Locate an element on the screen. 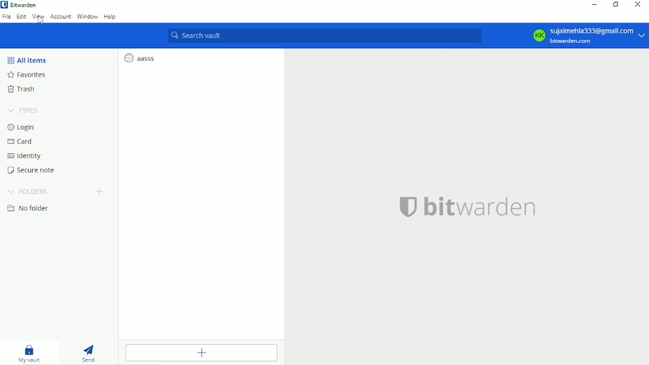  View is located at coordinates (38, 17).